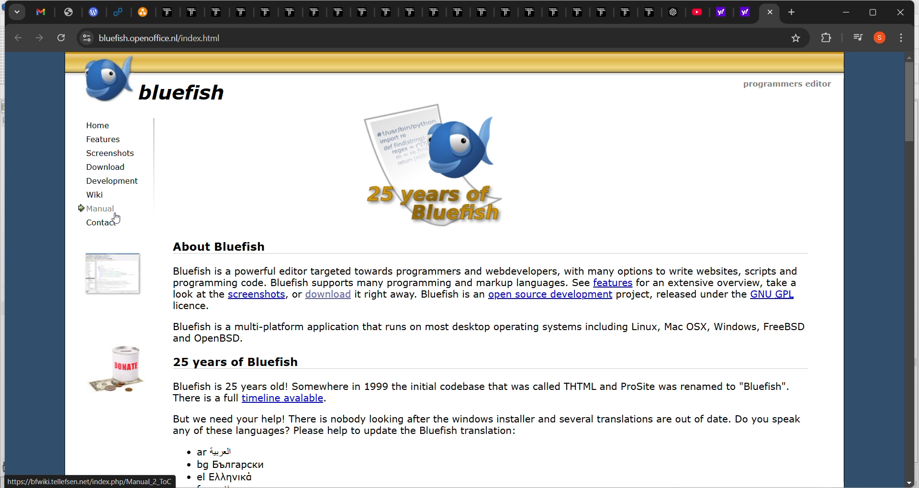  What do you see at coordinates (859, 40) in the screenshot?
I see `songs` at bounding box center [859, 40].